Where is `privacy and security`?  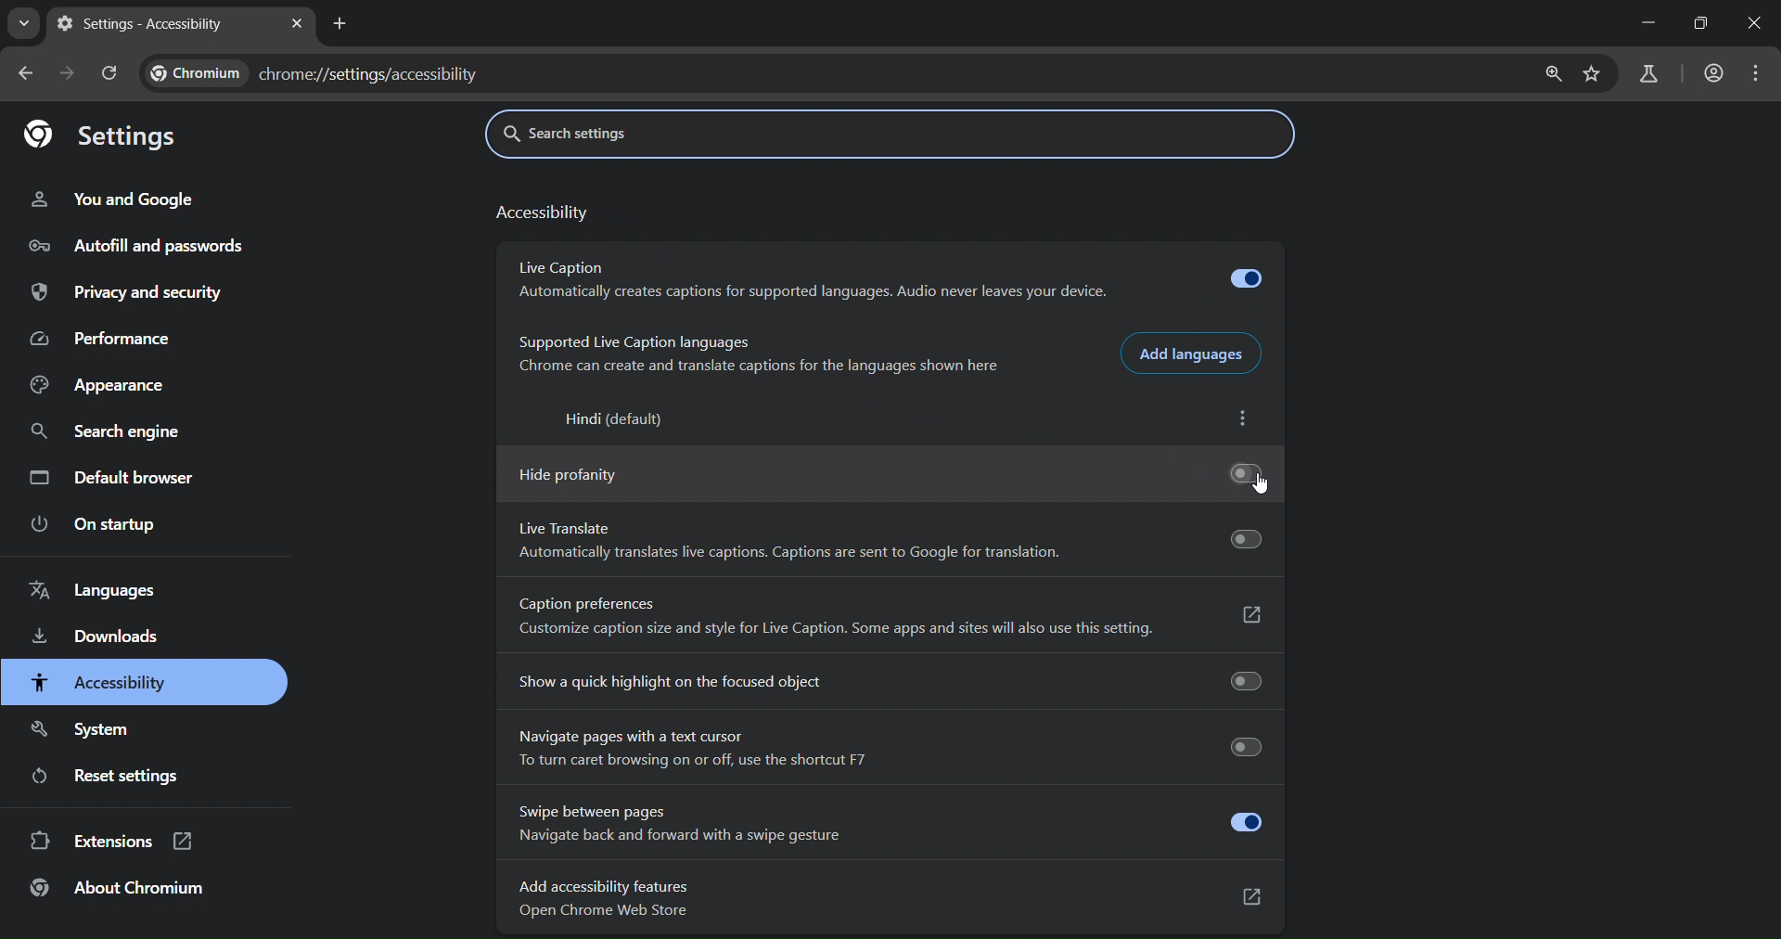 privacy and security is located at coordinates (134, 292).